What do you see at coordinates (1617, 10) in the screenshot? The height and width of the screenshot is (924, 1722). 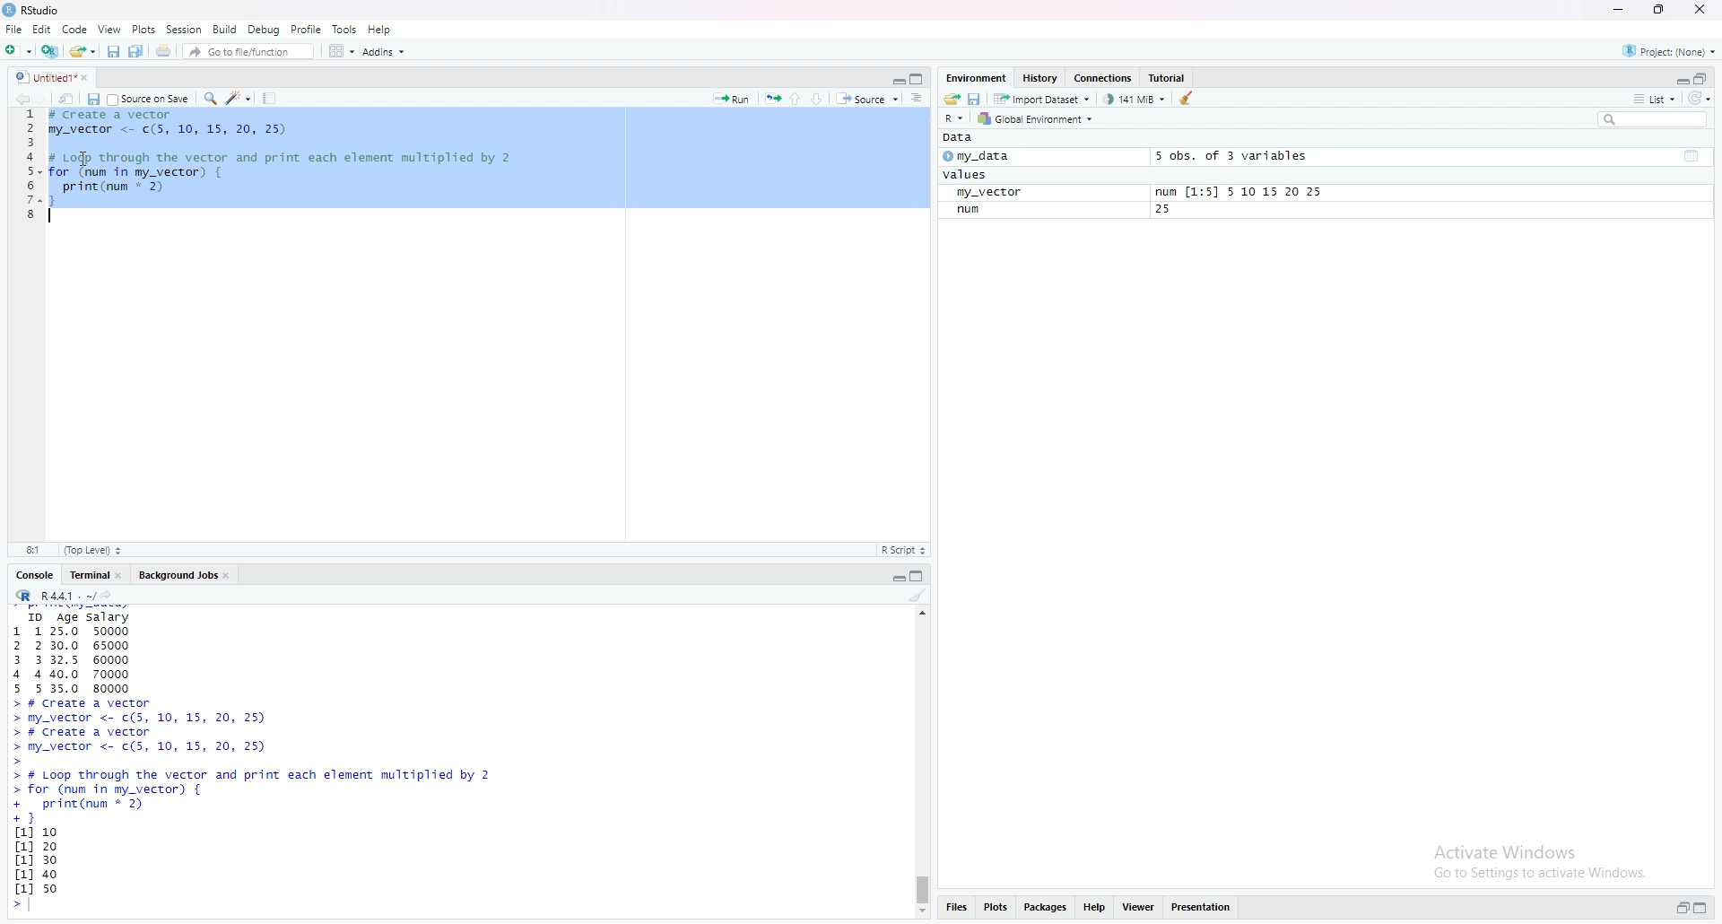 I see `minimize` at bounding box center [1617, 10].